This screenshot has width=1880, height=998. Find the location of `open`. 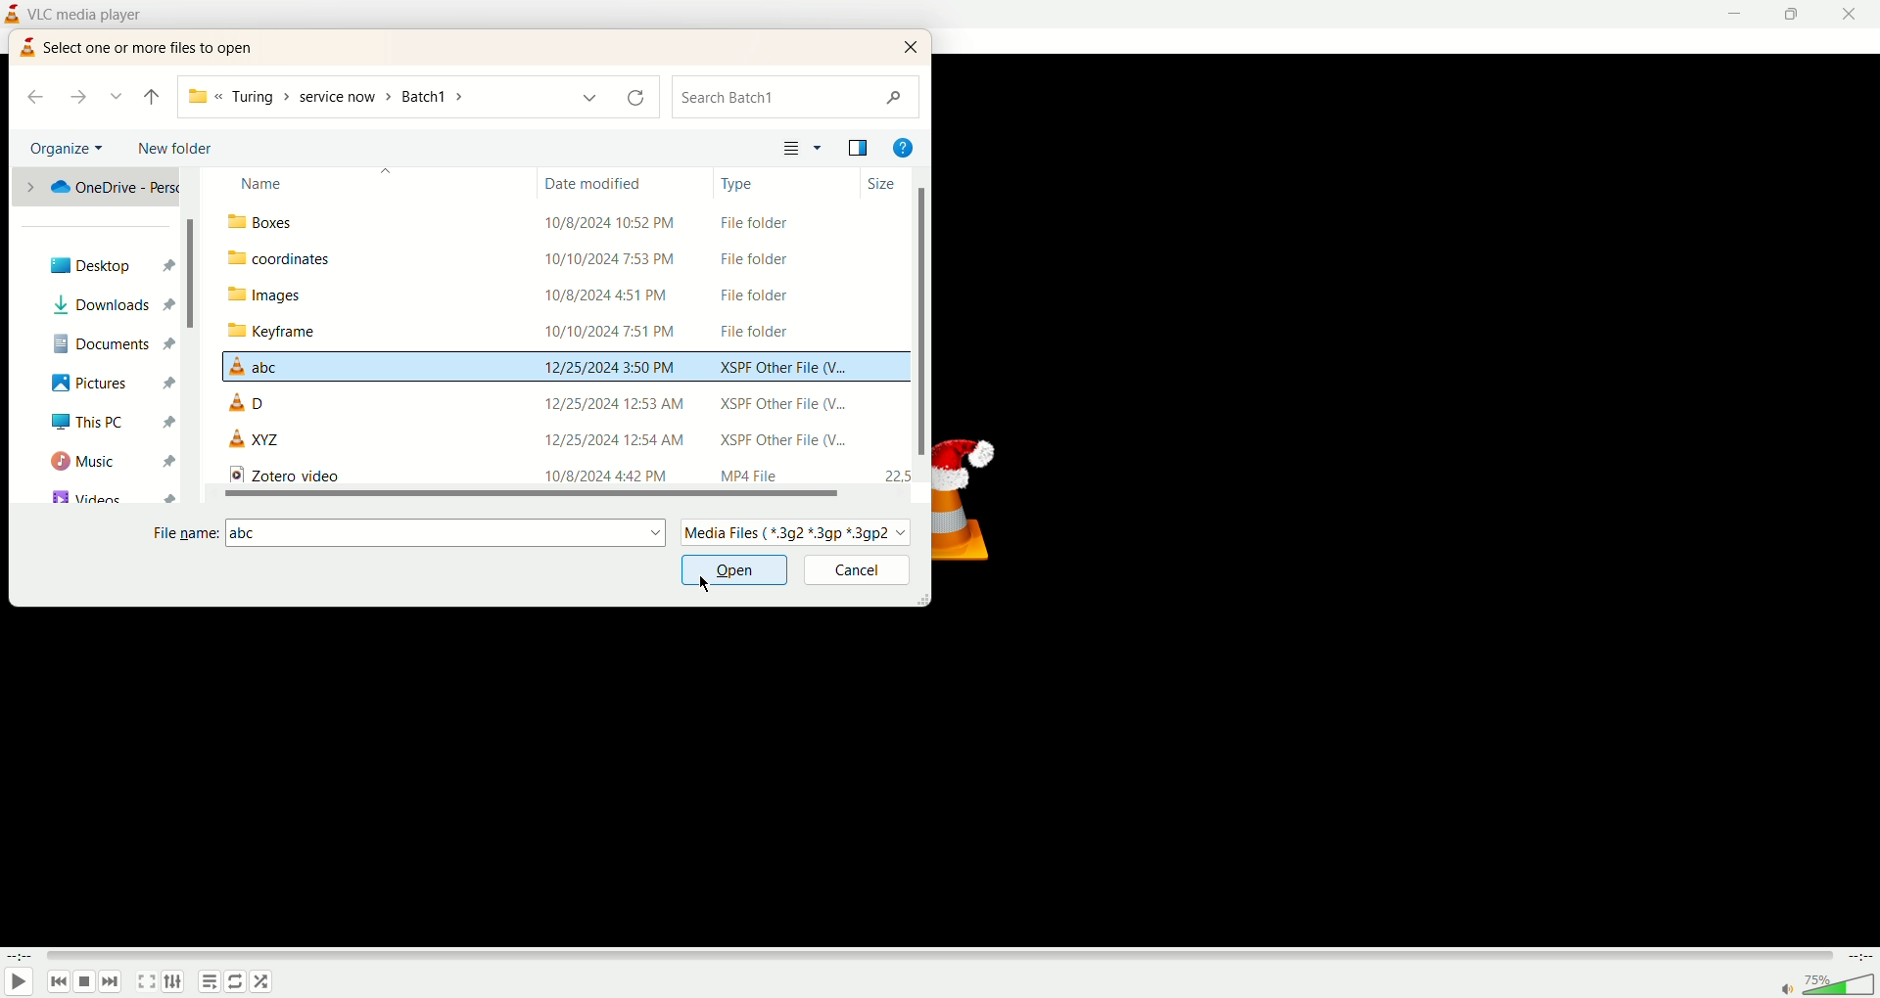

open is located at coordinates (733, 571).